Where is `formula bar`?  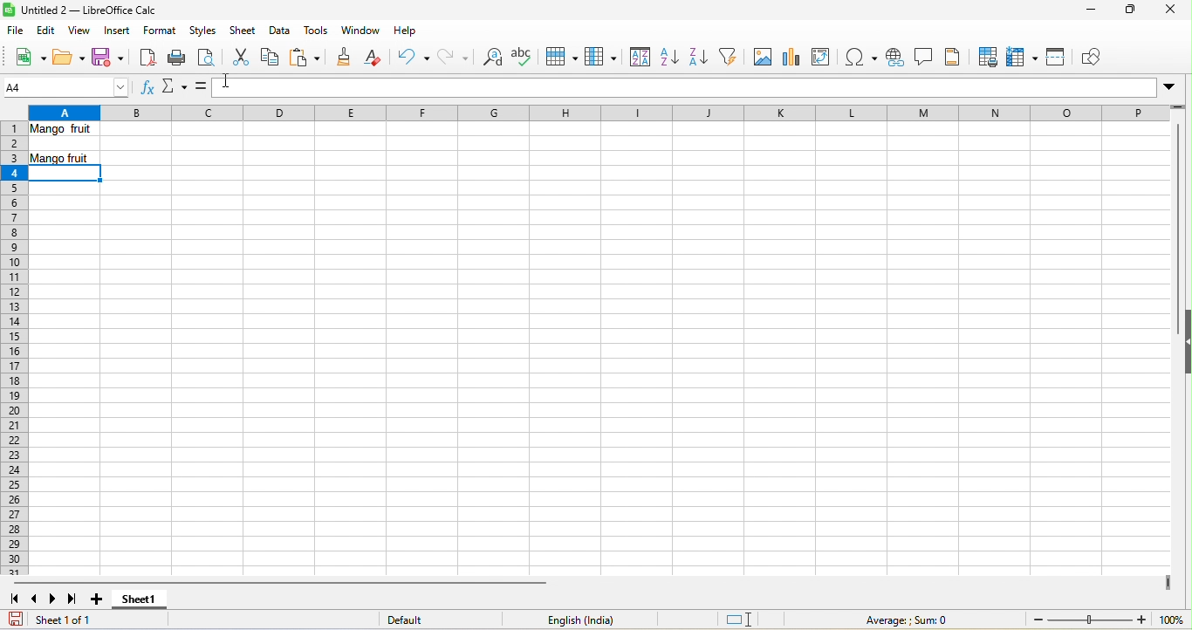 formula bar is located at coordinates (699, 88).